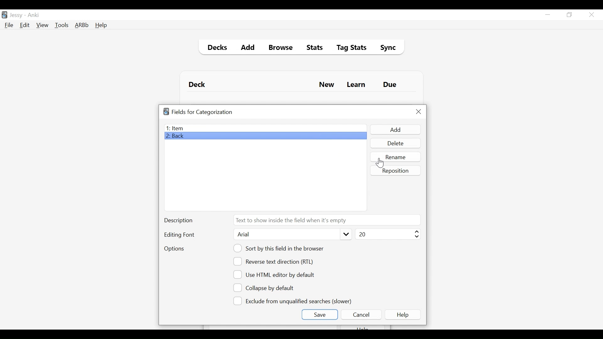 The height and width of the screenshot is (339, 603). What do you see at coordinates (269, 288) in the screenshot?
I see `(un)select Collapse by default` at bounding box center [269, 288].